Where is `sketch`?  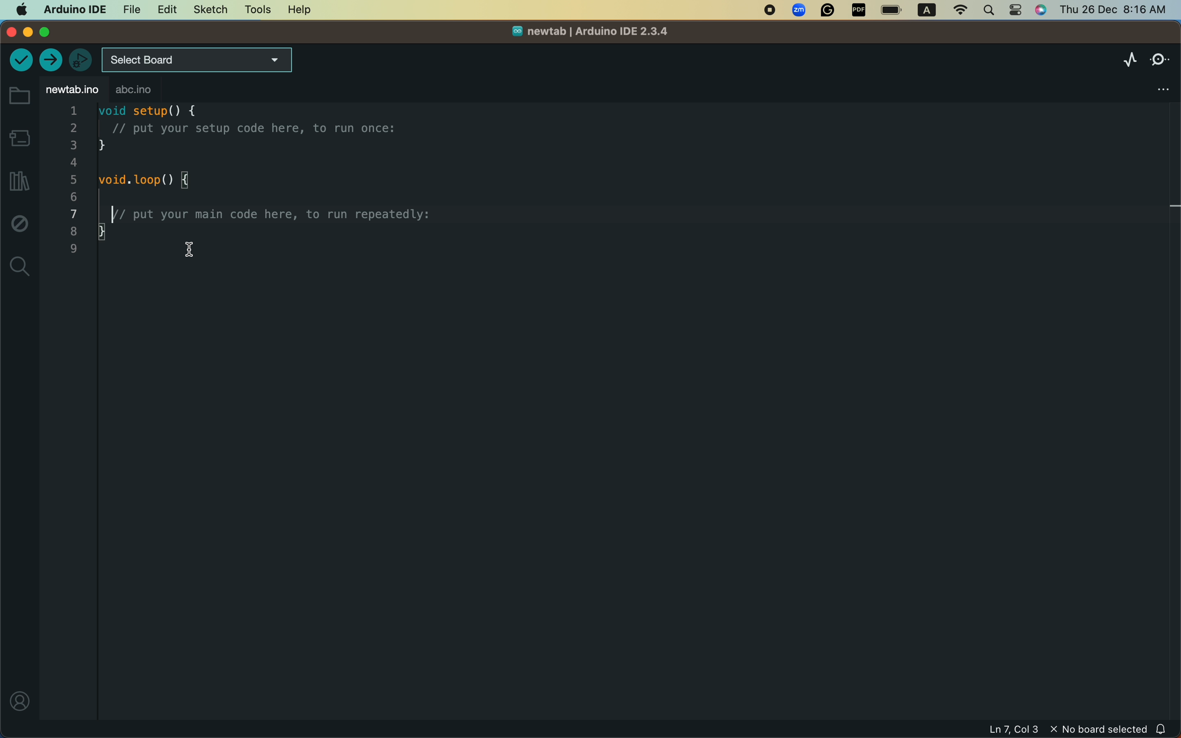
sketch is located at coordinates (207, 10).